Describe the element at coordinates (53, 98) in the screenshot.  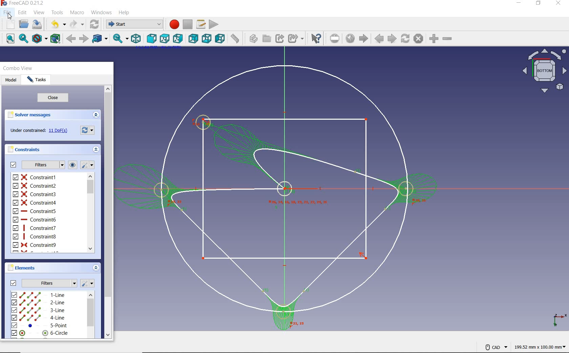
I see `close` at that location.